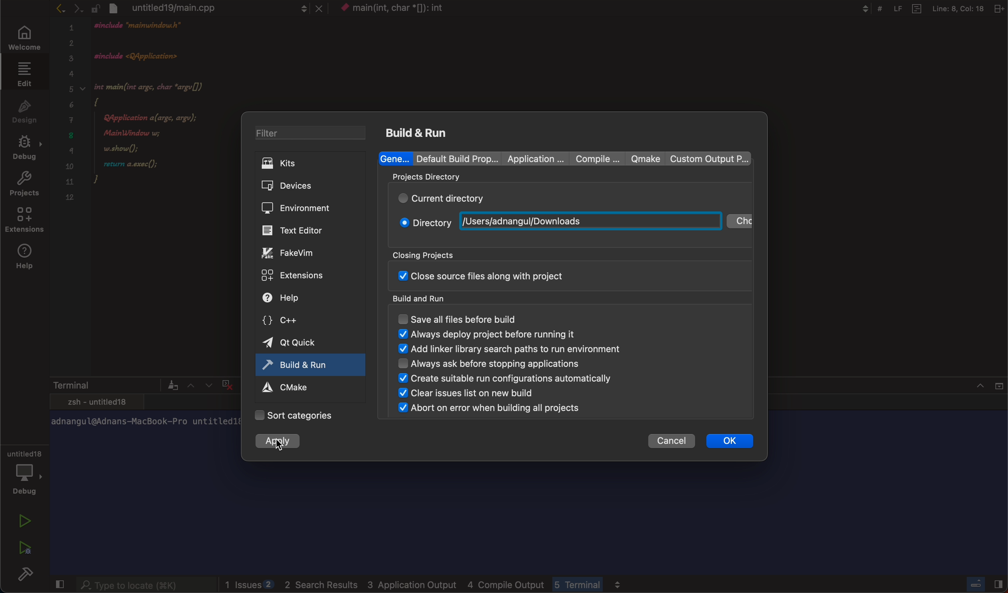 The width and height of the screenshot is (1008, 593). What do you see at coordinates (24, 545) in the screenshot?
I see `run debug` at bounding box center [24, 545].